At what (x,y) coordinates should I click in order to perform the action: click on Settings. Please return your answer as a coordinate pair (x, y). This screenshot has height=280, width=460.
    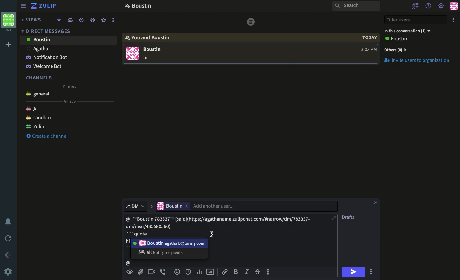
    Looking at the image, I should click on (441, 6).